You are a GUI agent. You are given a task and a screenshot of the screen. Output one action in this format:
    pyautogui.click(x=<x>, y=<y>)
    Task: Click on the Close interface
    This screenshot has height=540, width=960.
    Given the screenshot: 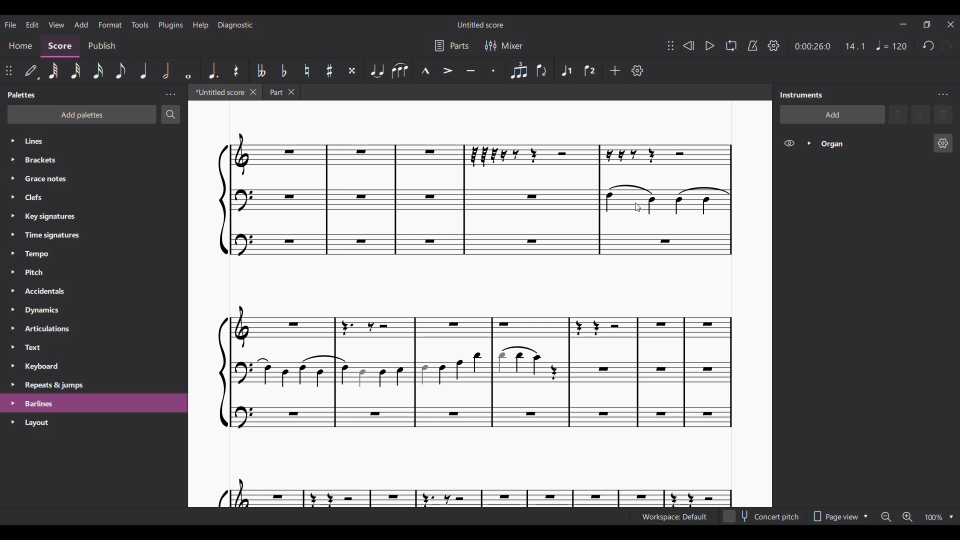 What is the action you would take?
    pyautogui.click(x=951, y=24)
    